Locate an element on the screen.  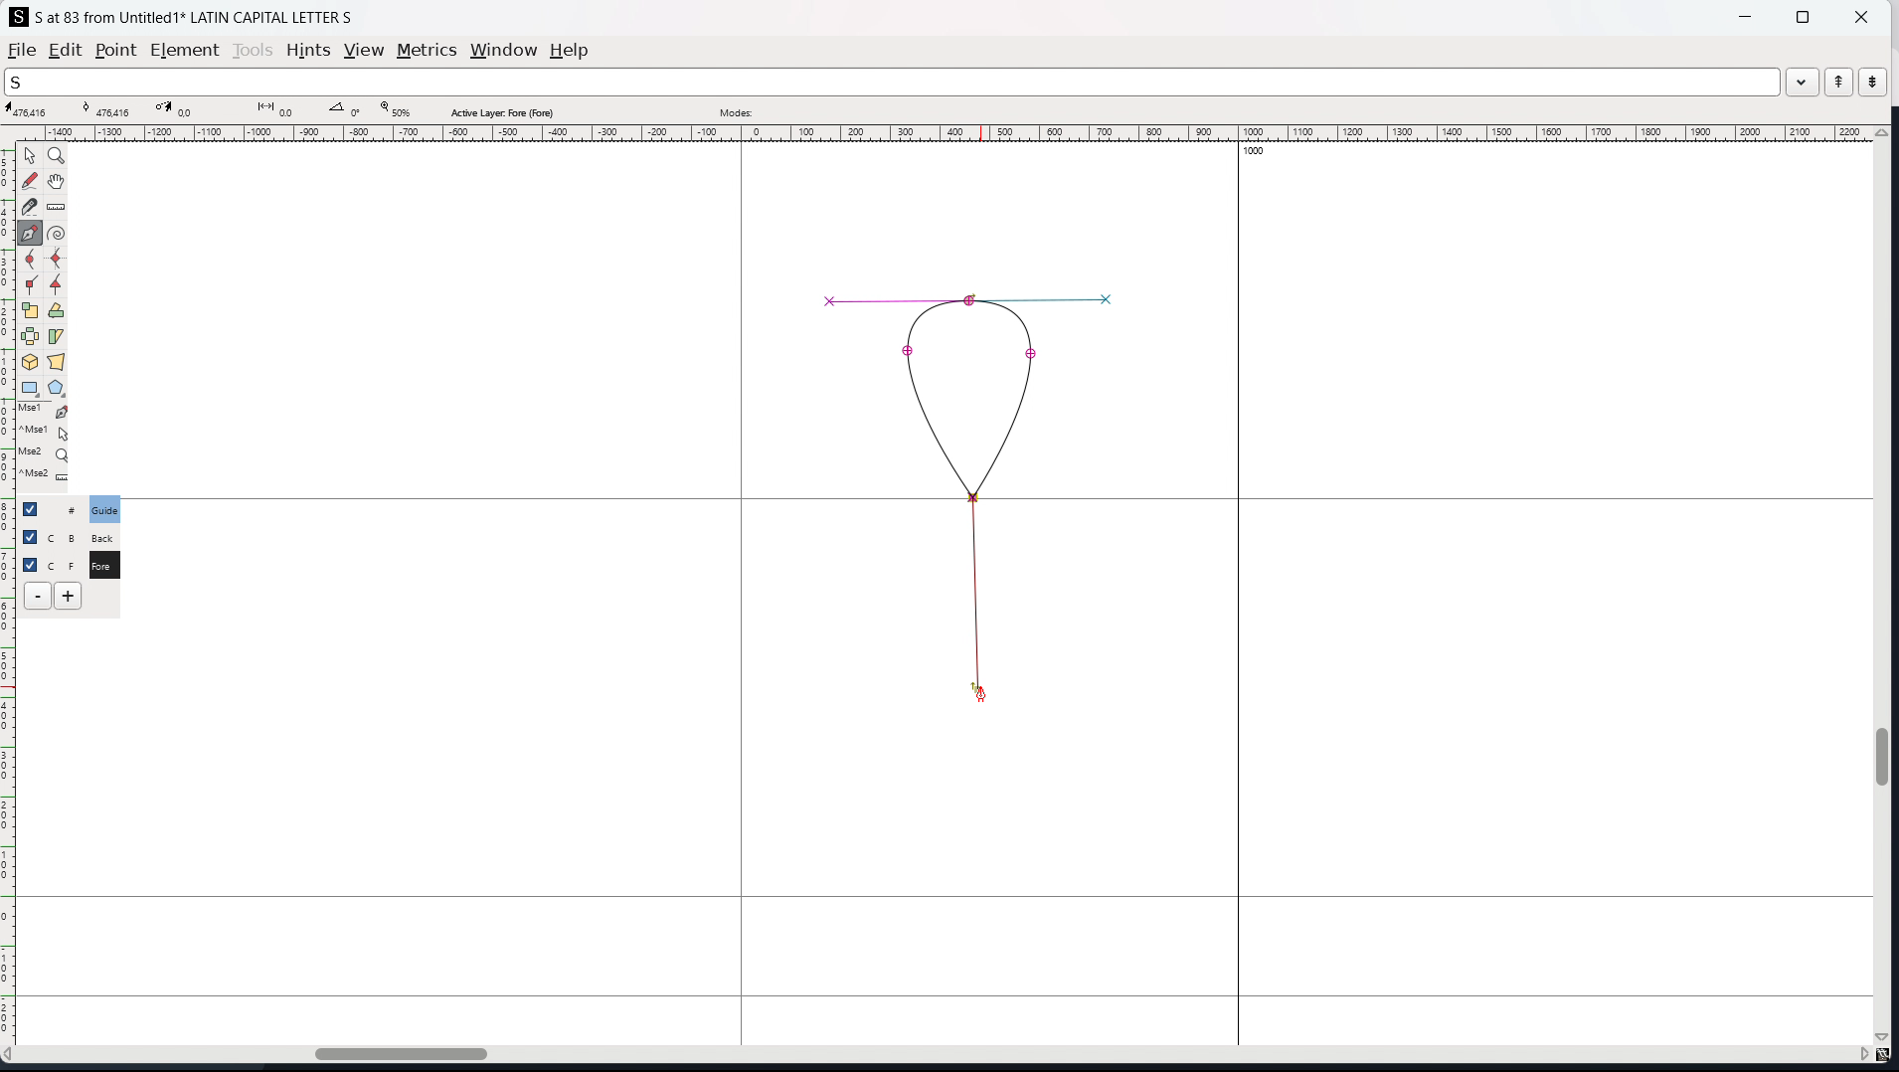
view is located at coordinates (364, 51).